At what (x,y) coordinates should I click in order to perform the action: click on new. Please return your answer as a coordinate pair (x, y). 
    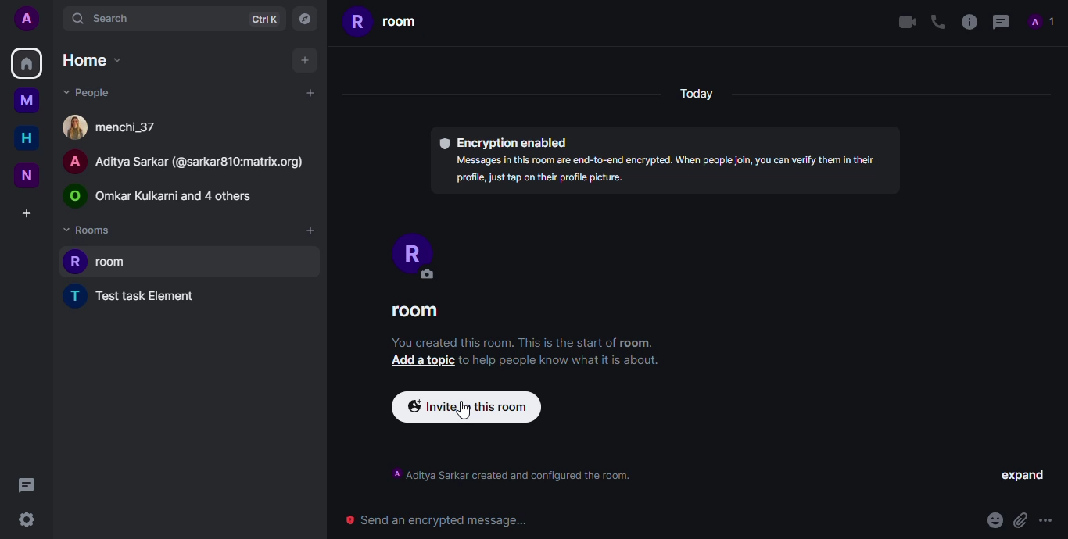
    Looking at the image, I should click on (27, 174).